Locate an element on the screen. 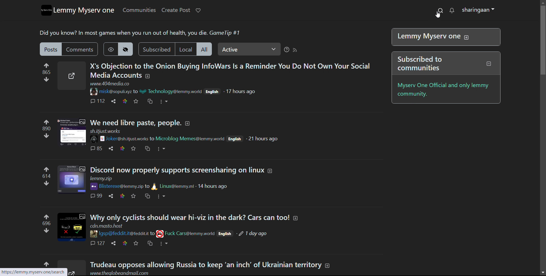  favorite is located at coordinates (134, 195).